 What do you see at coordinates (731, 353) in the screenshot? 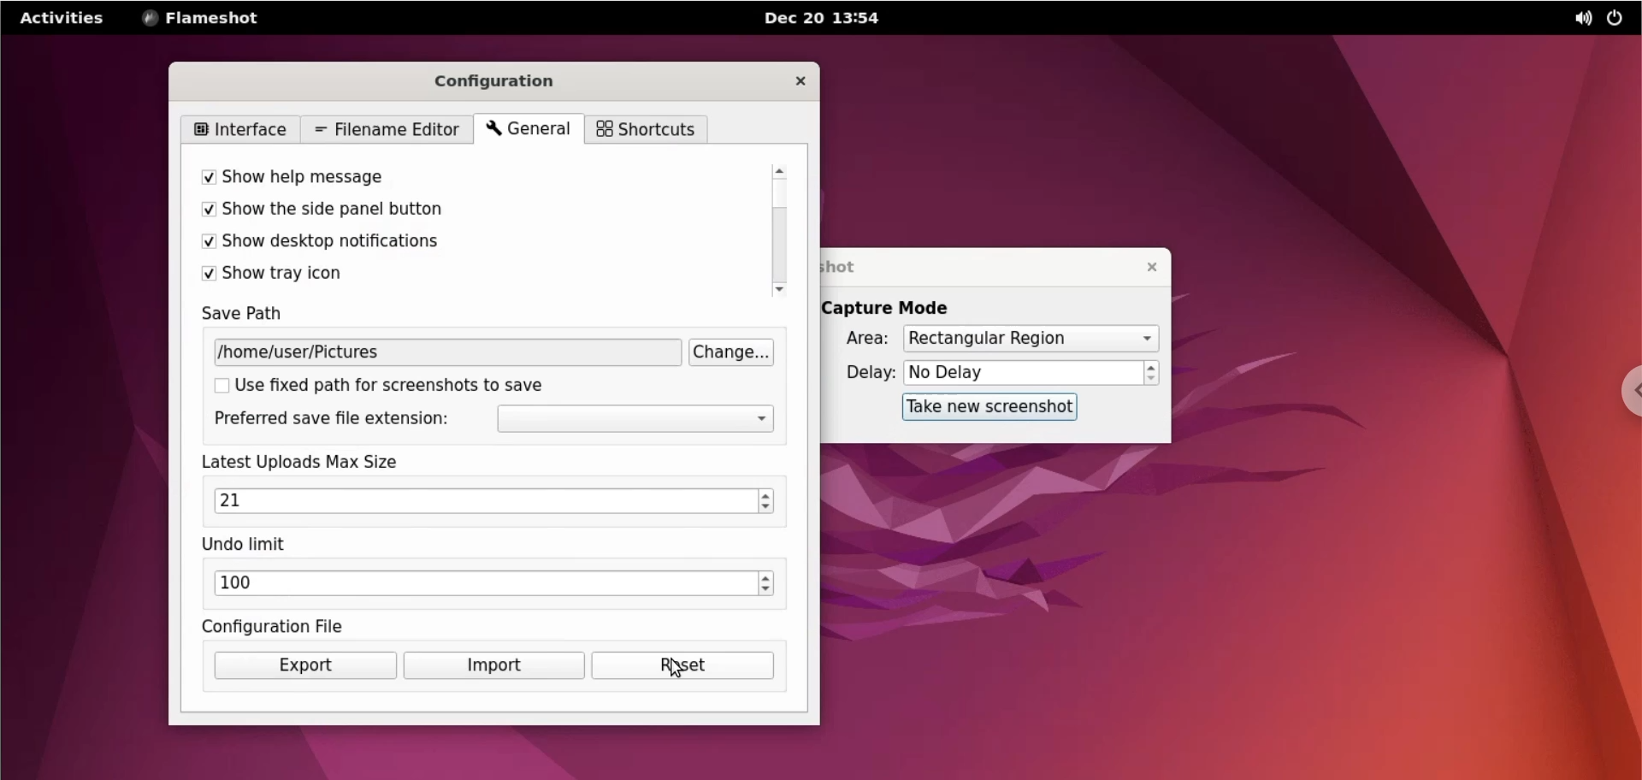
I see `change ` at bounding box center [731, 353].